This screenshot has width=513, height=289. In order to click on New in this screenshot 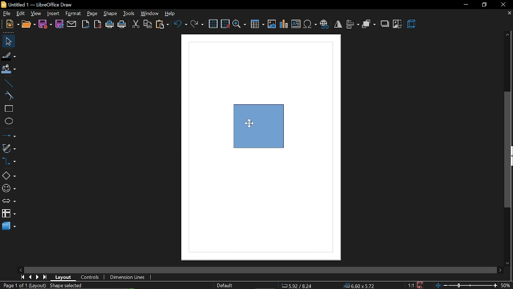, I will do `click(10, 24)`.